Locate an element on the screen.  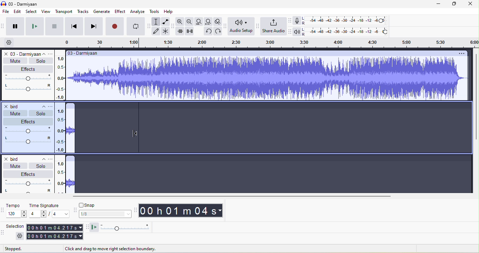
playback level is located at coordinates (346, 32).